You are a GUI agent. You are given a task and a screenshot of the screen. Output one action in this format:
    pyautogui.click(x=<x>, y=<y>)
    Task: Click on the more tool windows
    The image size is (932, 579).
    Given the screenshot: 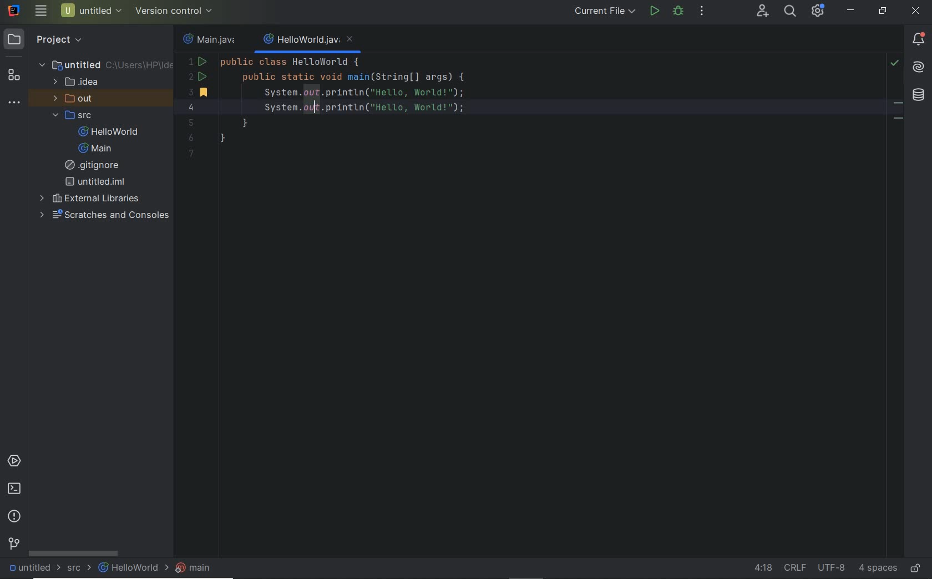 What is the action you would take?
    pyautogui.click(x=14, y=101)
    